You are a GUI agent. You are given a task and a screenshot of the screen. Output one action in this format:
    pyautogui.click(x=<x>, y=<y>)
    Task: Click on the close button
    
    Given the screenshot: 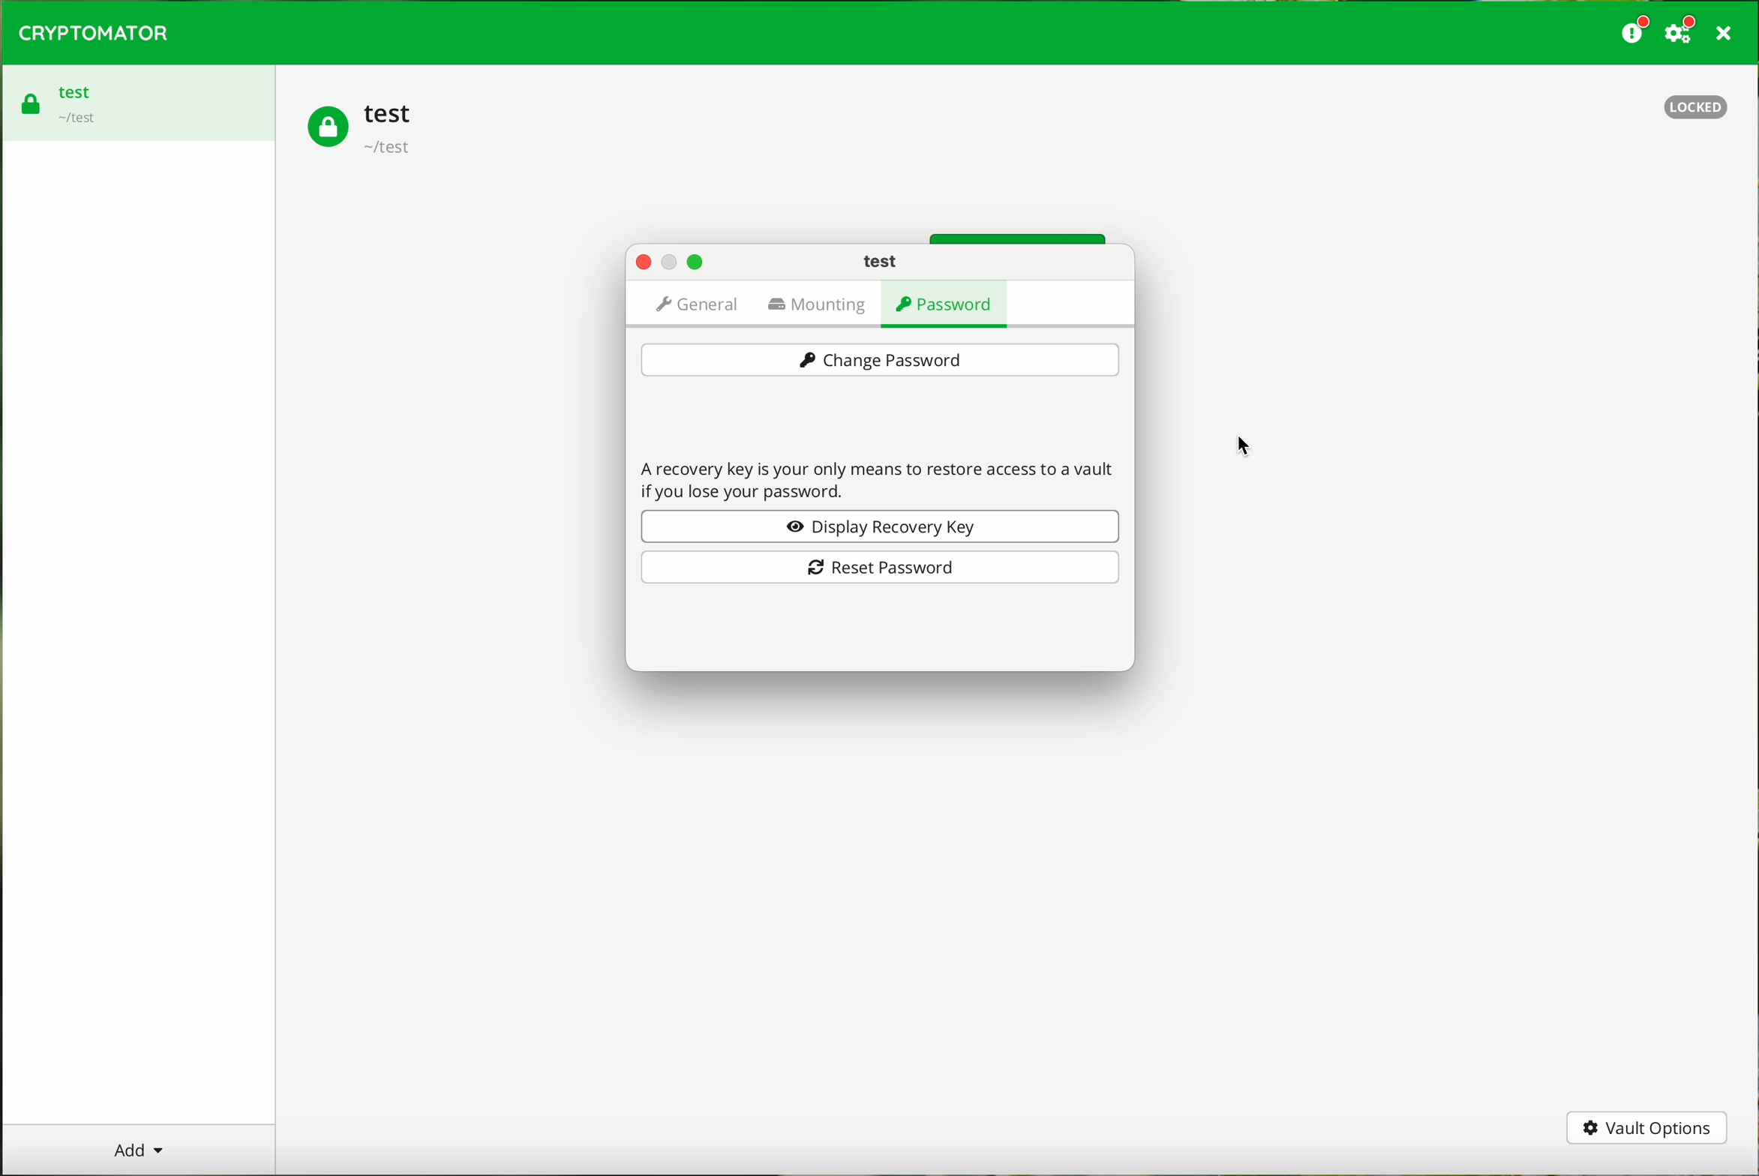 What is the action you would take?
    pyautogui.click(x=642, y=261)
    